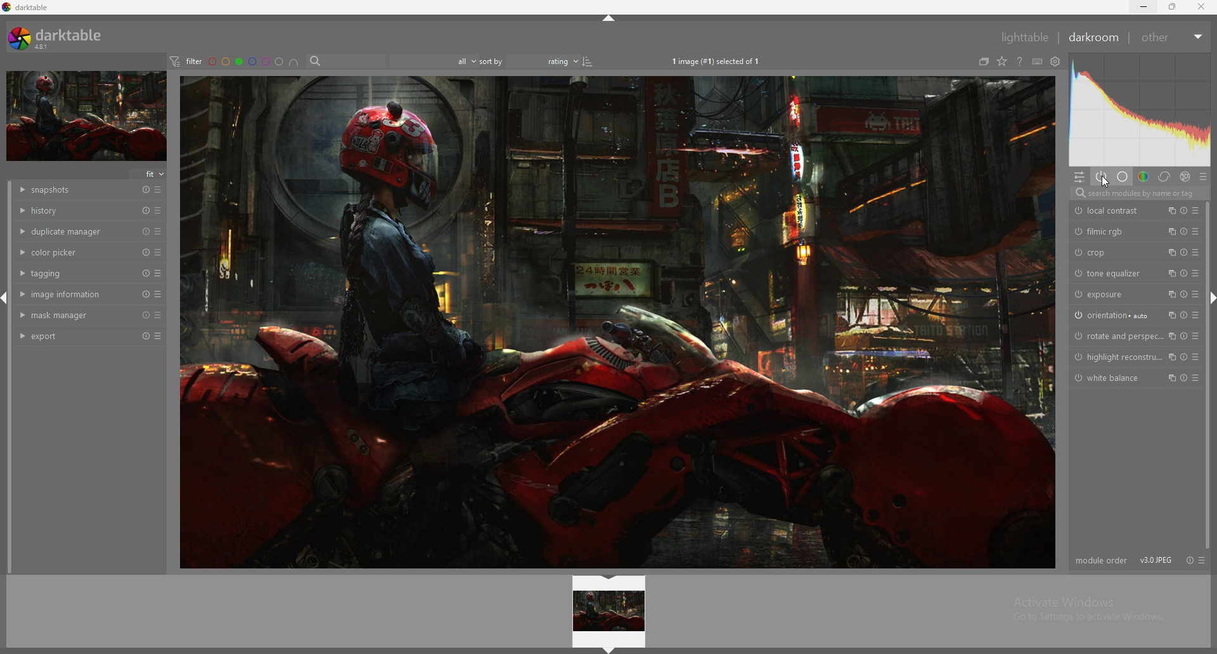  What do you see at coordinates (1168, 378) in the screenshot?
I see `multiple instances action` at bounding box center [1168, 378].